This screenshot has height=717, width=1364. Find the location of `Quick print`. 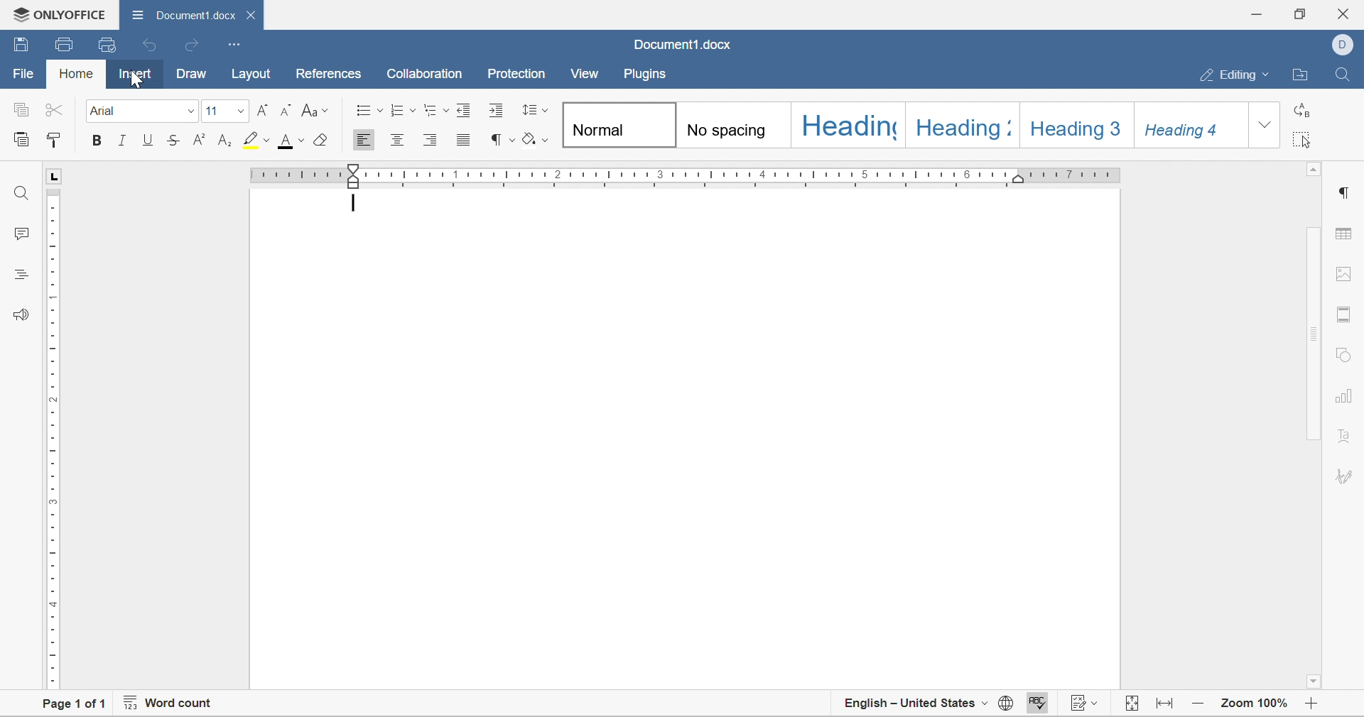

Quick print is located at coordinates (106, 43).